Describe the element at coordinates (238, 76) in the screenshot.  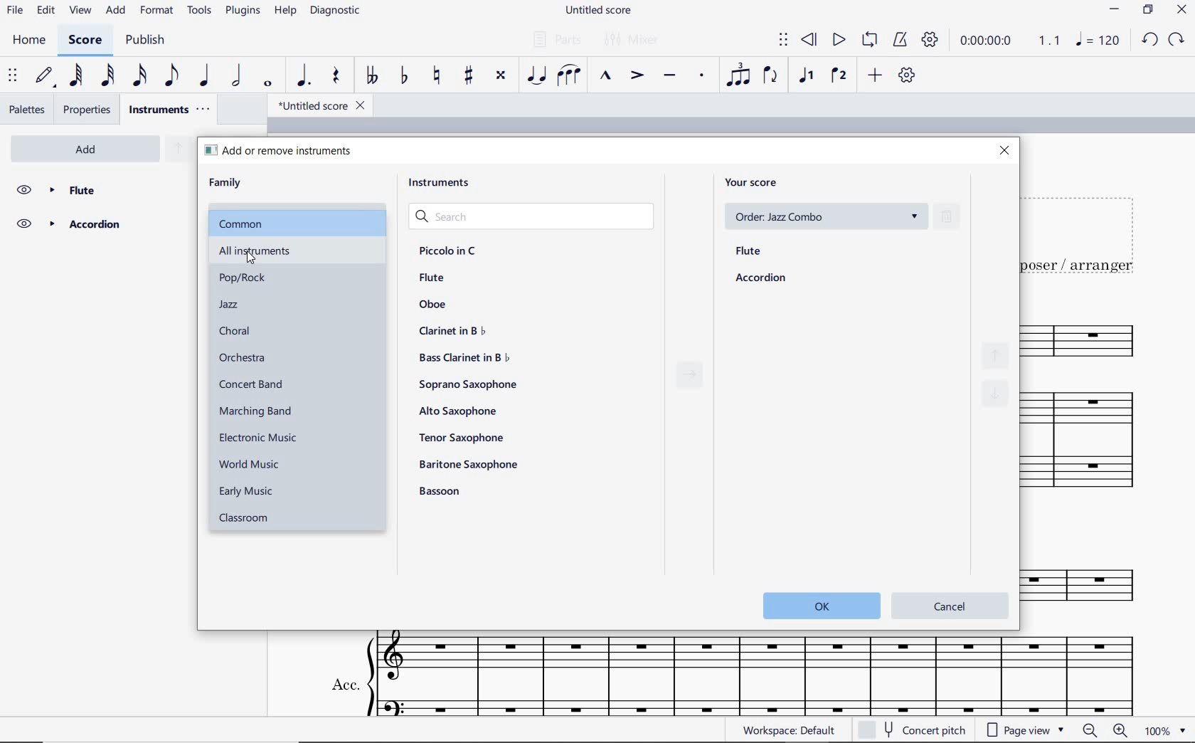
I see `half note` at that location.